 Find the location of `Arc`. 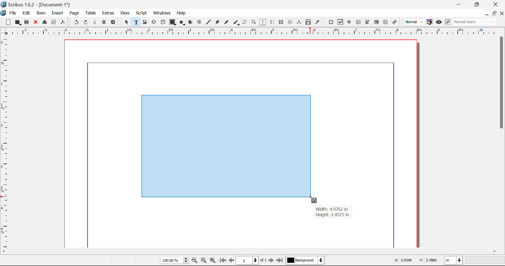

Arc is located at coordinates (191, 23).